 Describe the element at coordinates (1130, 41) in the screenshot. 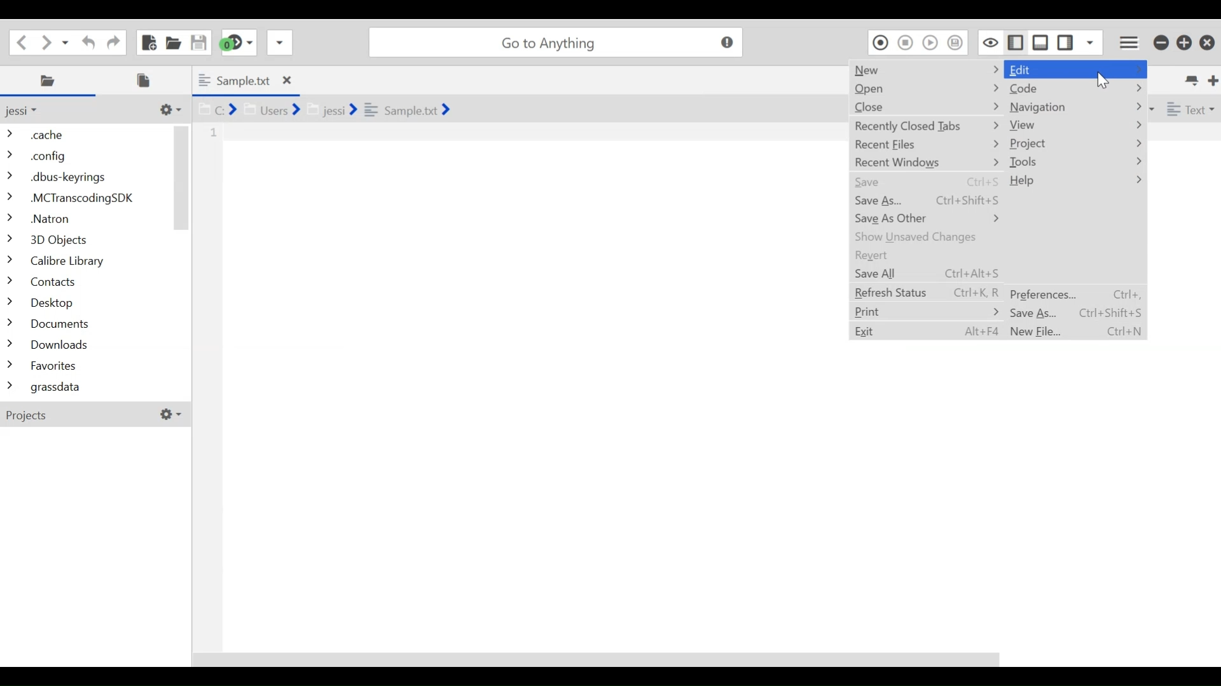

I see `Application menu` at that location.